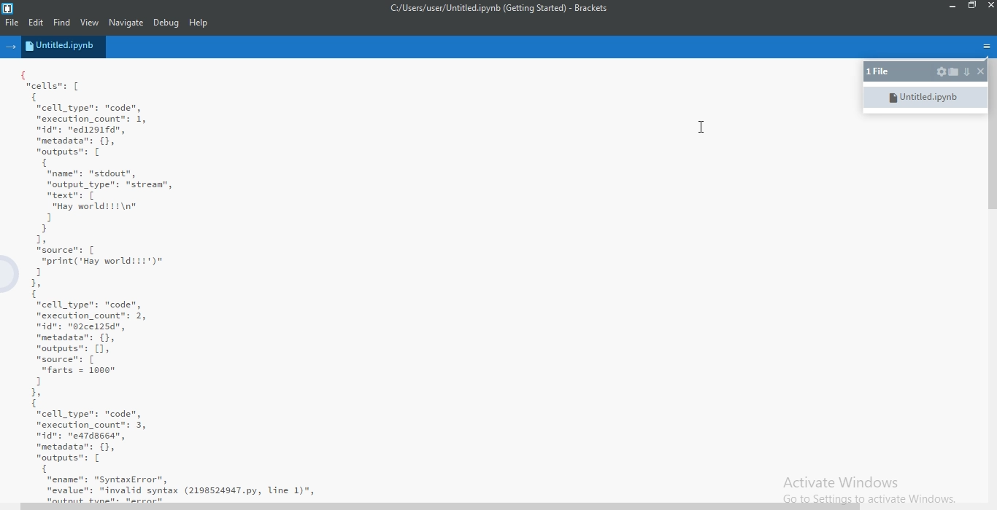  Describe the element at coordinates (12, 23) in the screenshot. I see `File` at that location.